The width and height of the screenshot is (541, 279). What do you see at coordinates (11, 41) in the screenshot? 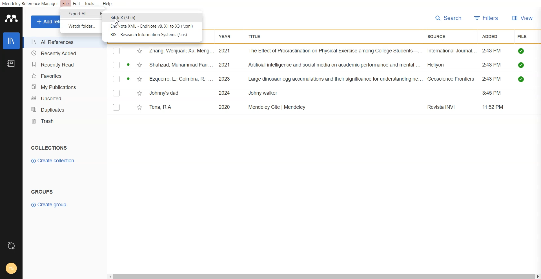
I see `Library` at bounding box center [11, 41].